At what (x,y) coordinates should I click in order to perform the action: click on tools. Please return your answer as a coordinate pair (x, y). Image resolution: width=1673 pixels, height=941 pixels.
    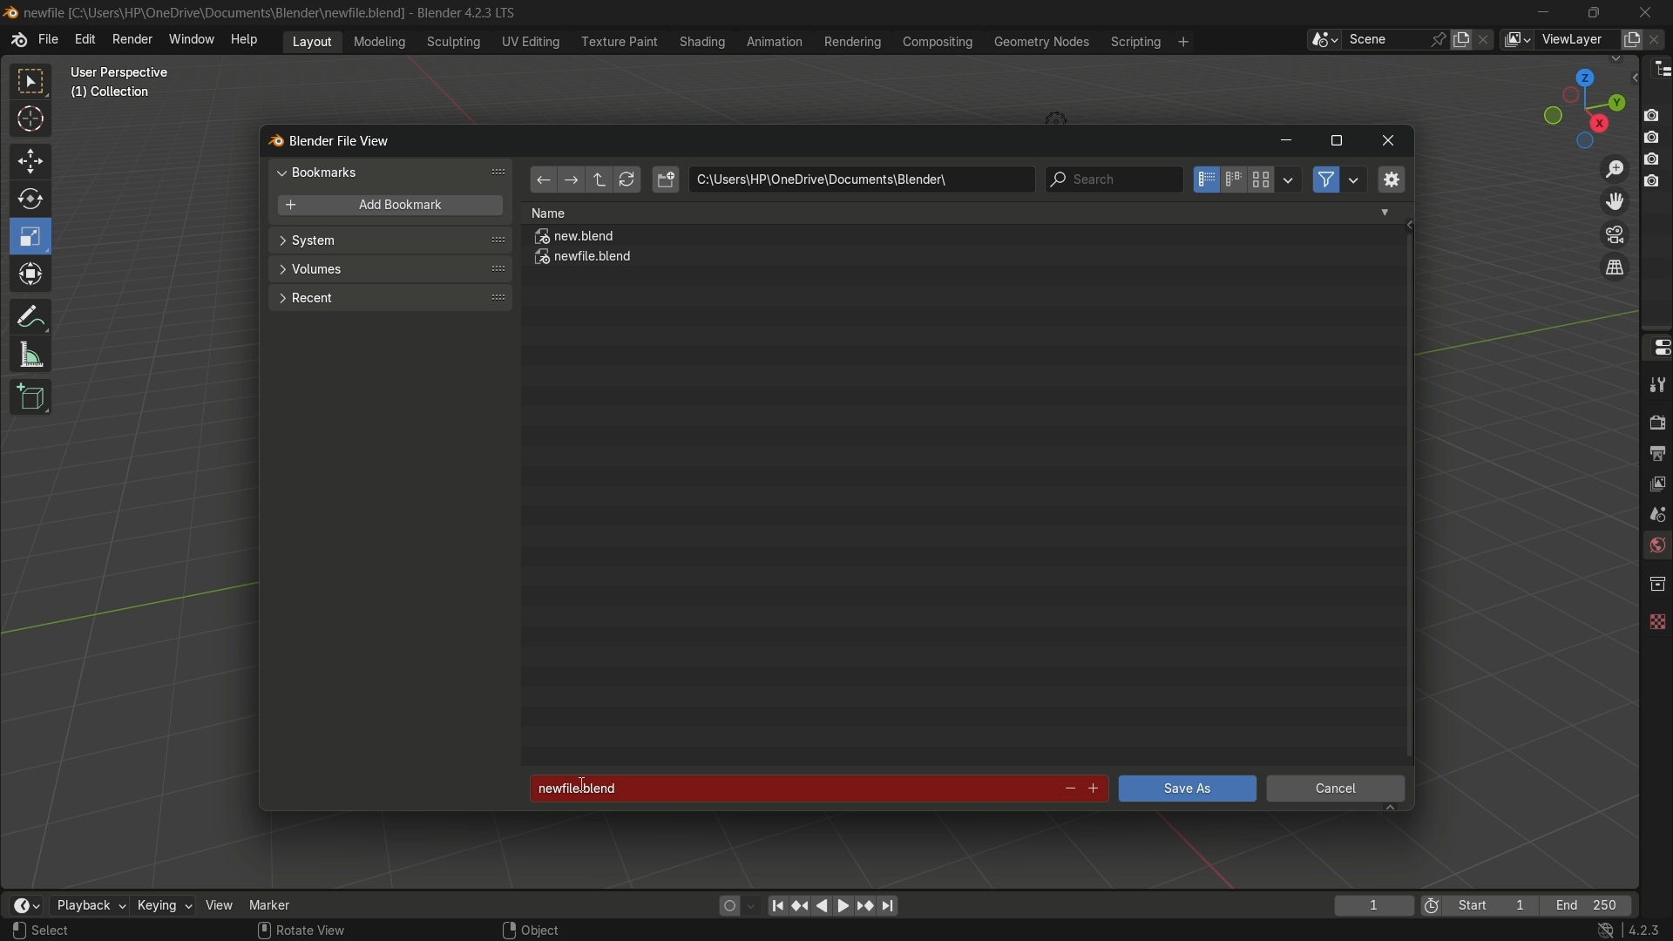
    Looking at the image, I should click on (1656, 384).